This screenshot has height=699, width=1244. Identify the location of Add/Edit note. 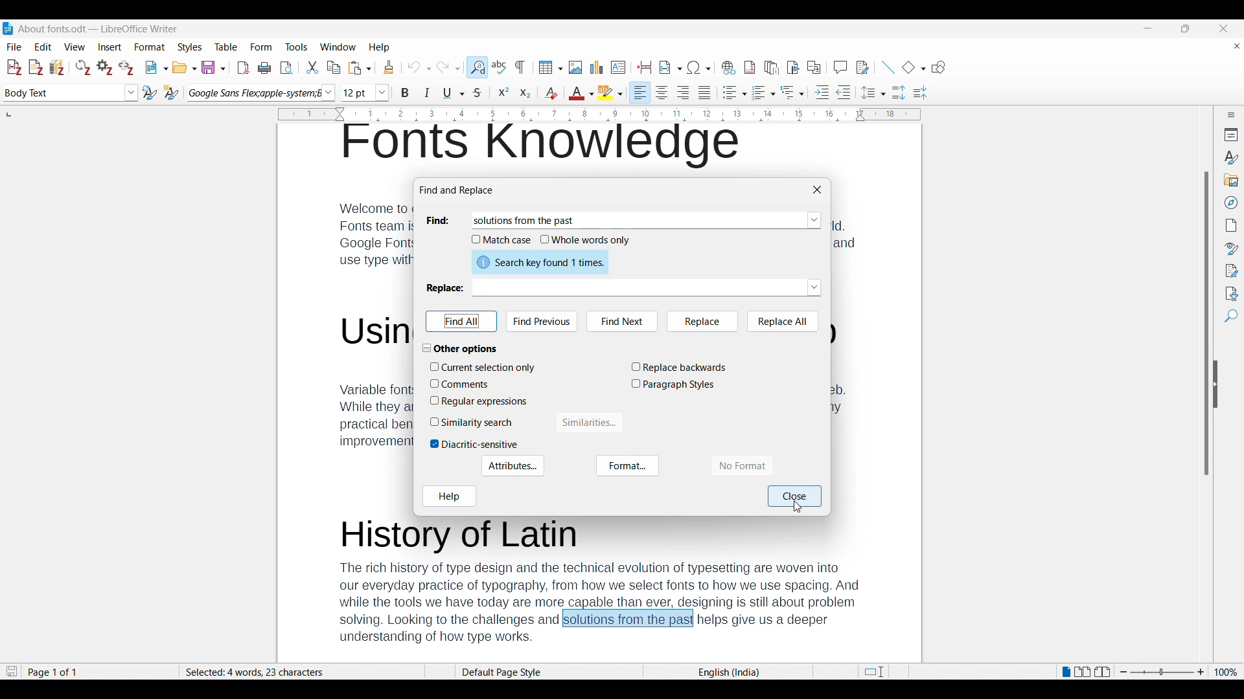
(36, 67).